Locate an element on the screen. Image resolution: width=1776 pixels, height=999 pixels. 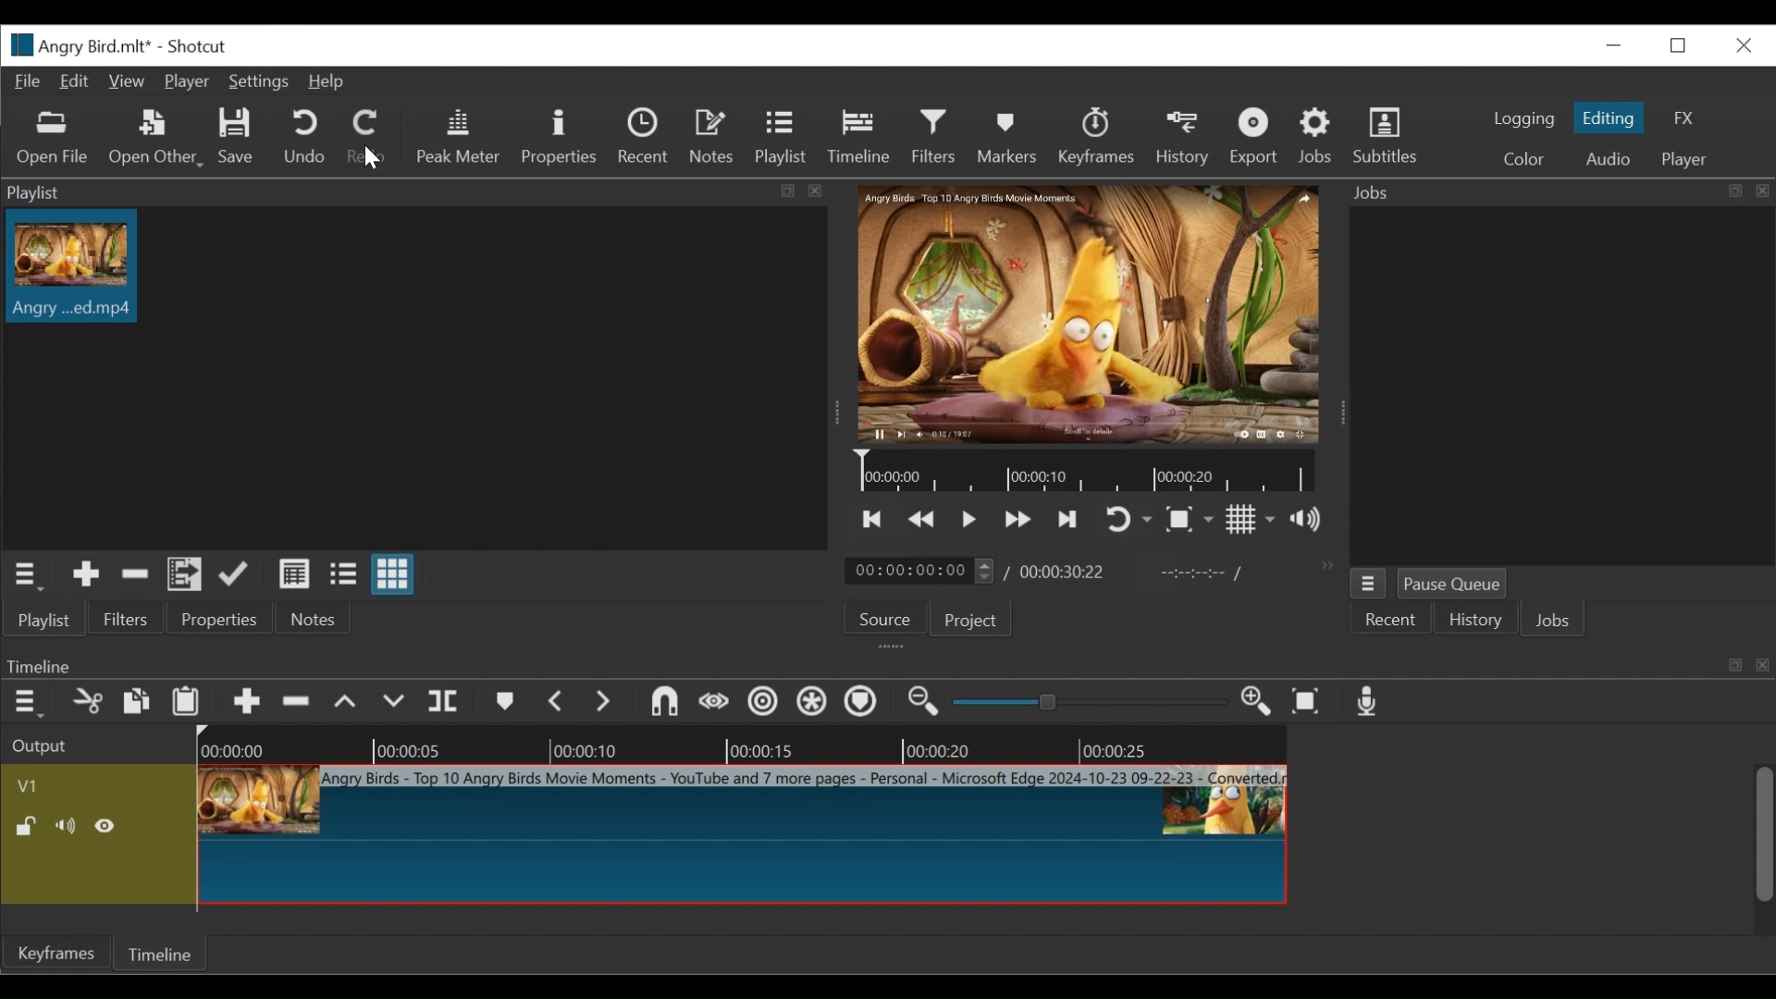
Remove cut is located at coordinates (88, 704).